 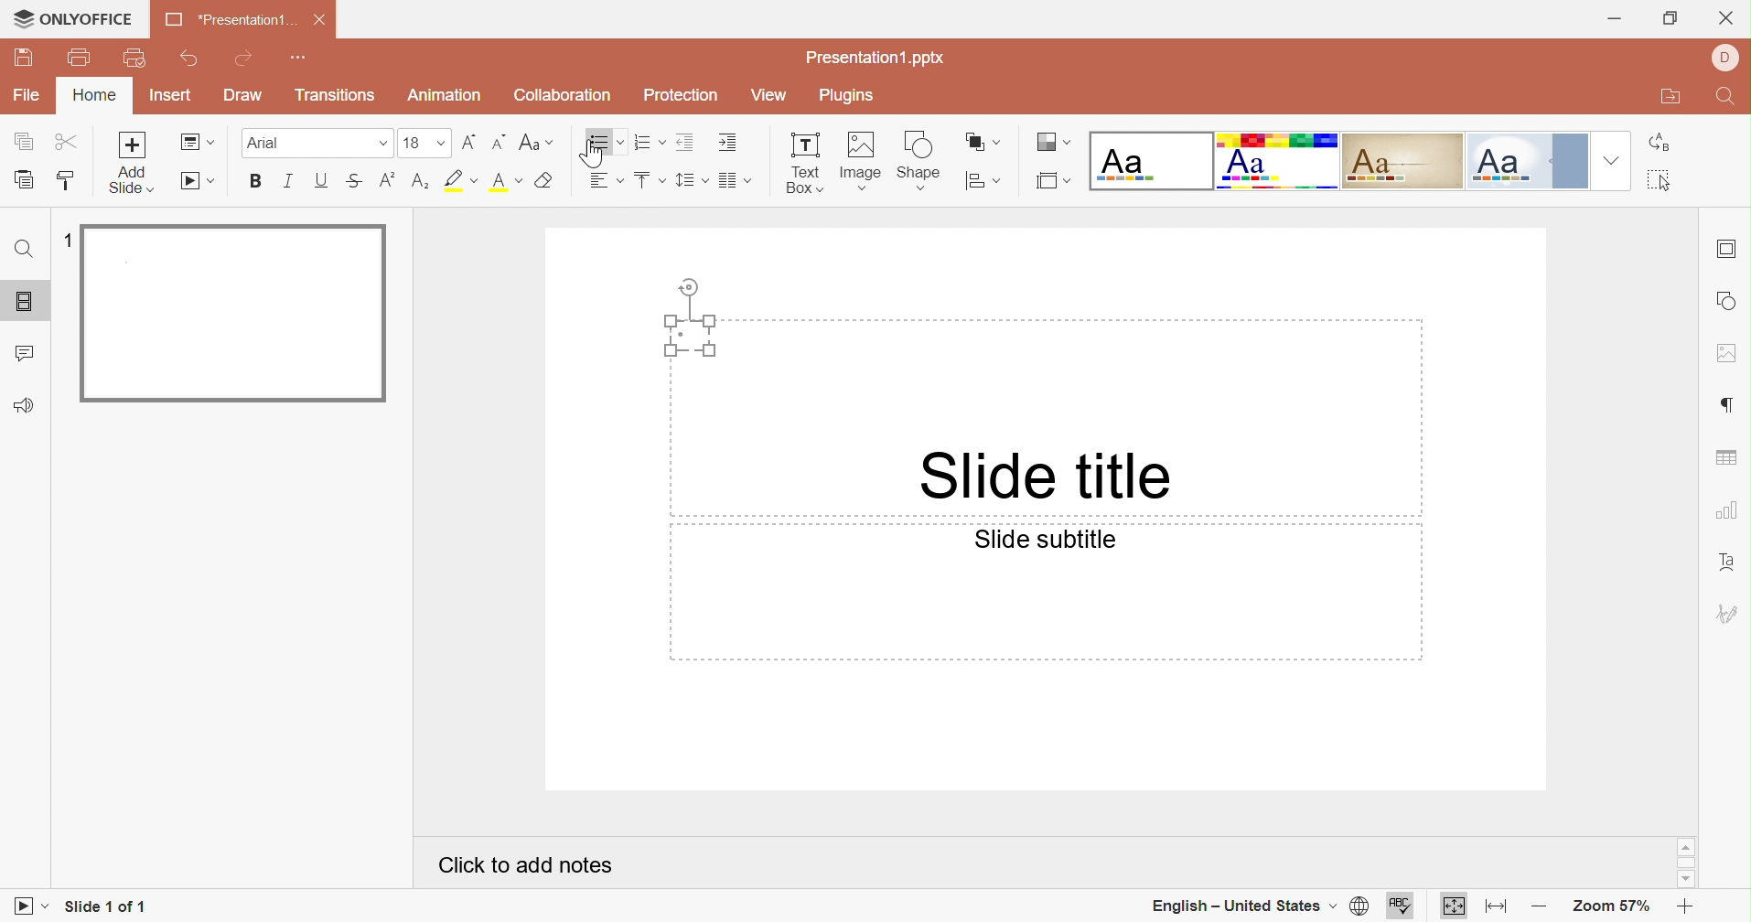 What do you see at coordinates (1685, 907) in the screenshot?
I see `Zoom in` at bounding box center [1685, 907].